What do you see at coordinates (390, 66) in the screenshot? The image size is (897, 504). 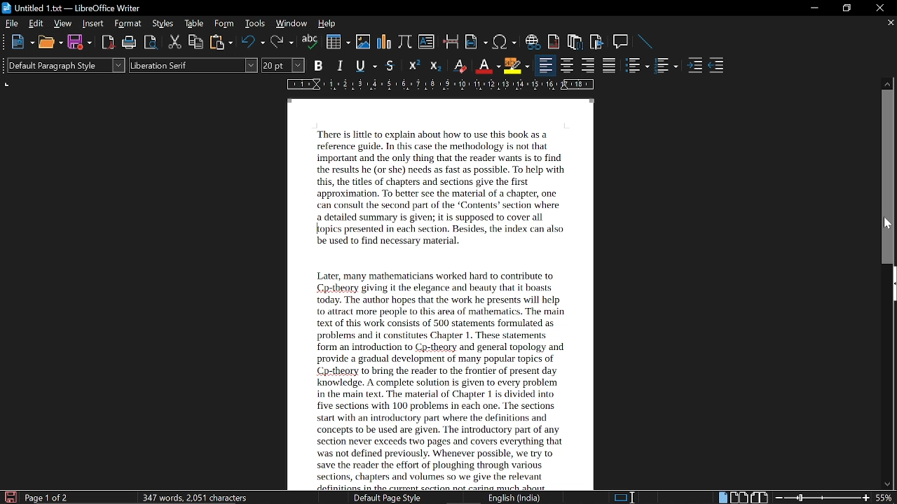 I see `strikethrough` at bounding box center [390, 66].